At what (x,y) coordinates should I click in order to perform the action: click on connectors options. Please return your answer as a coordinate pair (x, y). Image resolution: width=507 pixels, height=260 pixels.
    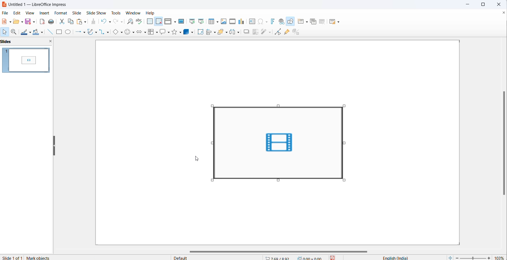
    Looking at the image, I should click on (109, 32).